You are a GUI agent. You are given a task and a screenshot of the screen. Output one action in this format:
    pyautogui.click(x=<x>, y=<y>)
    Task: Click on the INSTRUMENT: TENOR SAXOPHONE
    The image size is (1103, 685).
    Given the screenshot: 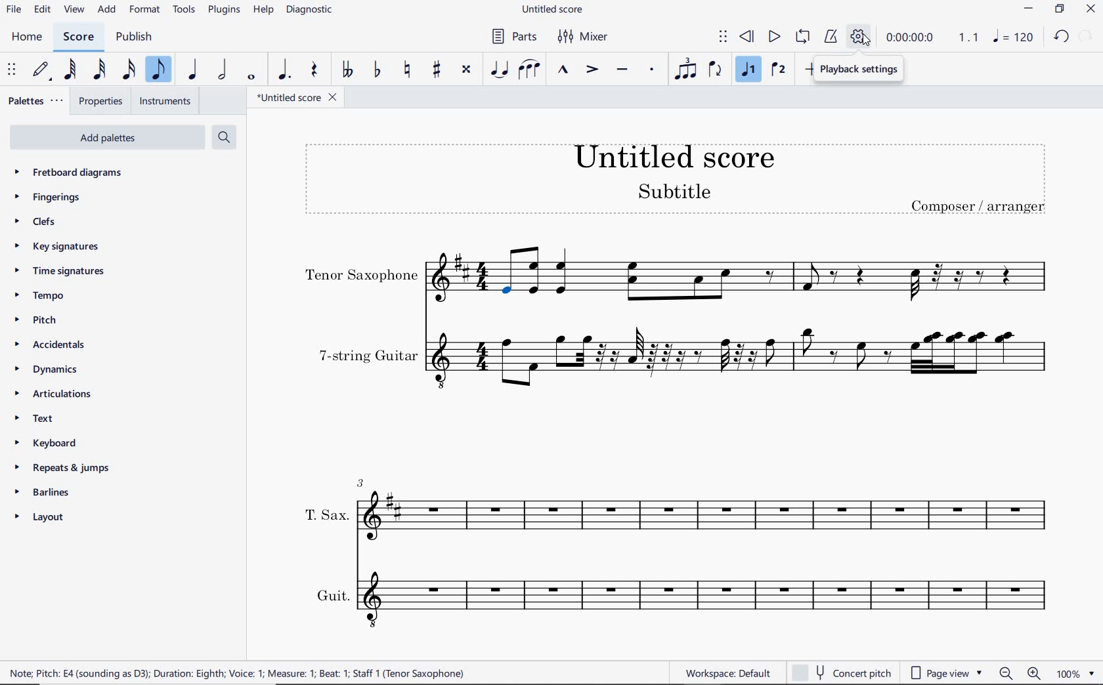 What is the action you would take?
    pyautogui.click(x=510, y=260)
    